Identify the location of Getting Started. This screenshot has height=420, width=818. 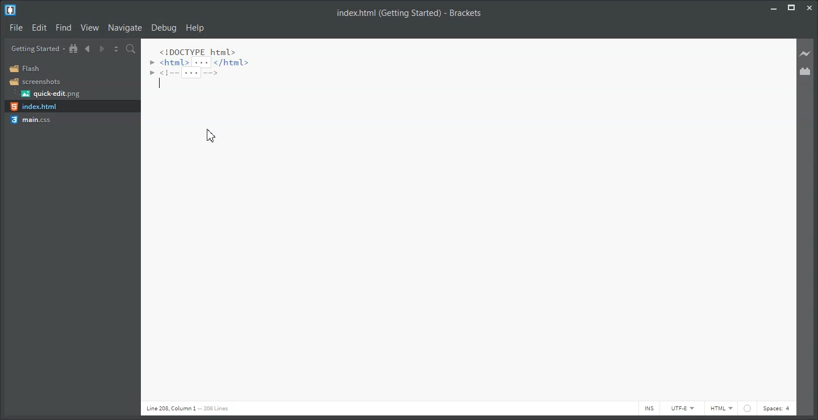
(37, 49).